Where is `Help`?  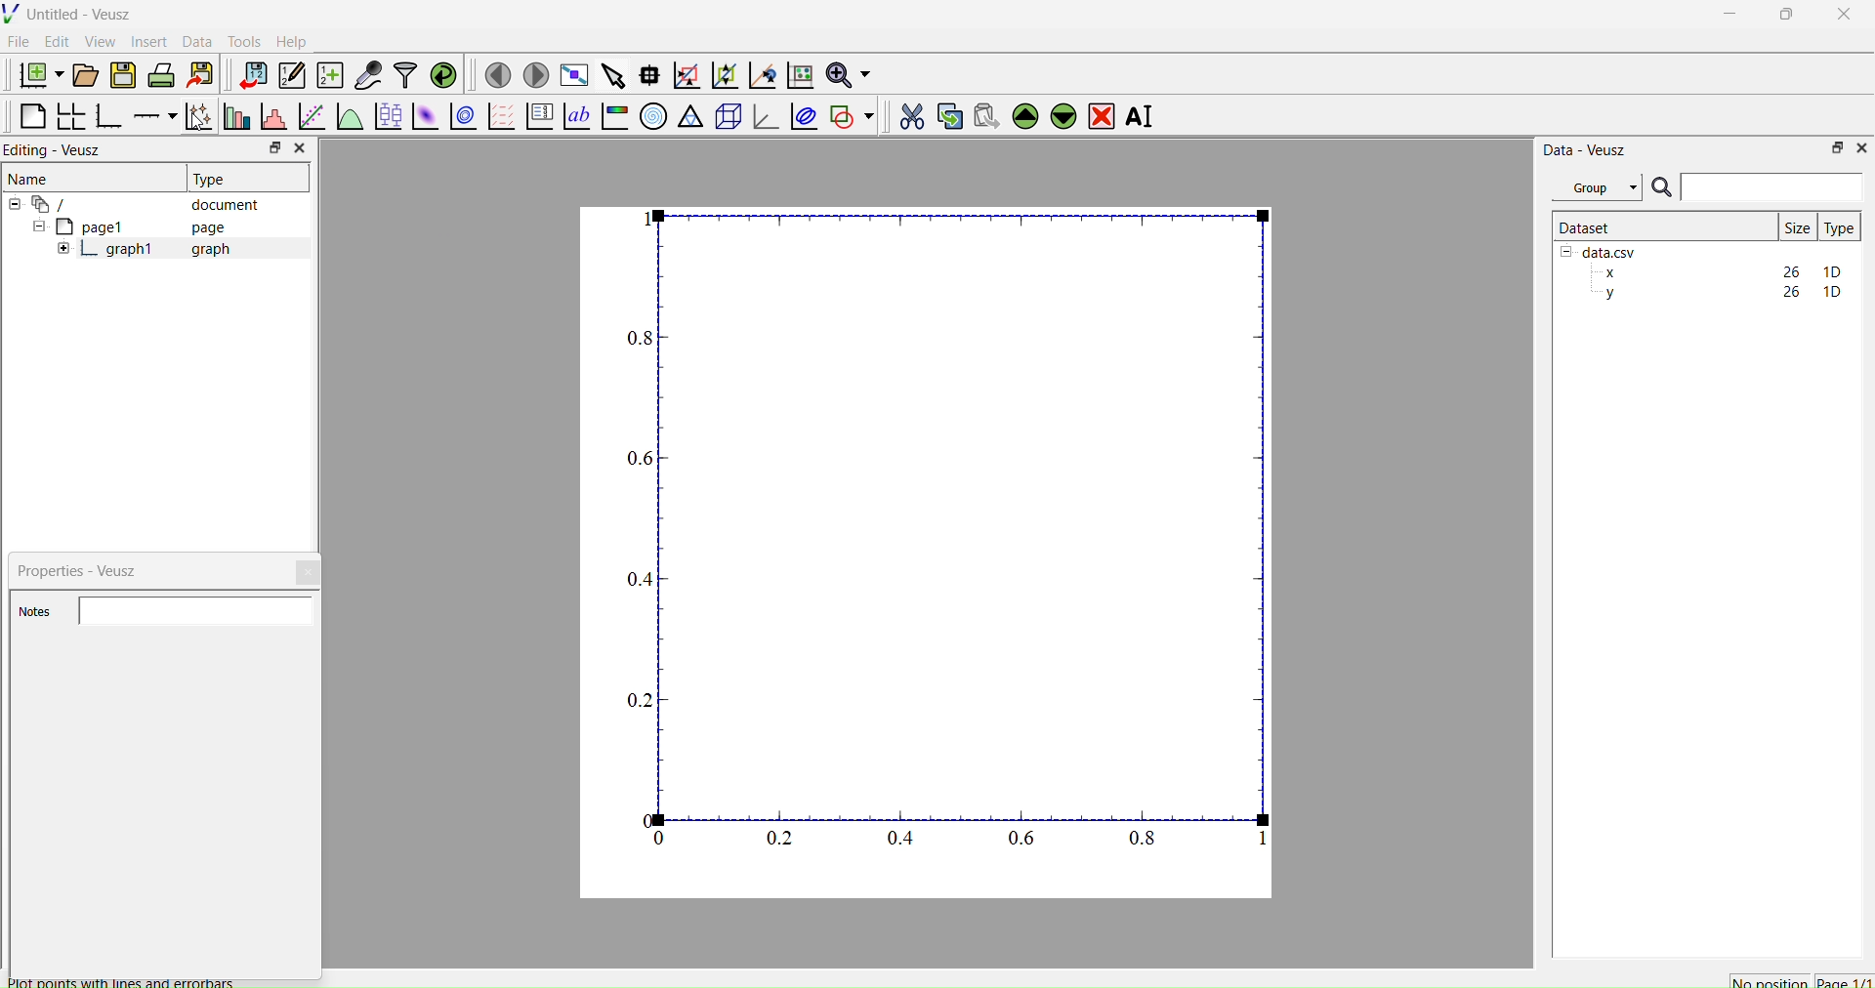 Help is located at coordinates (289, 41).